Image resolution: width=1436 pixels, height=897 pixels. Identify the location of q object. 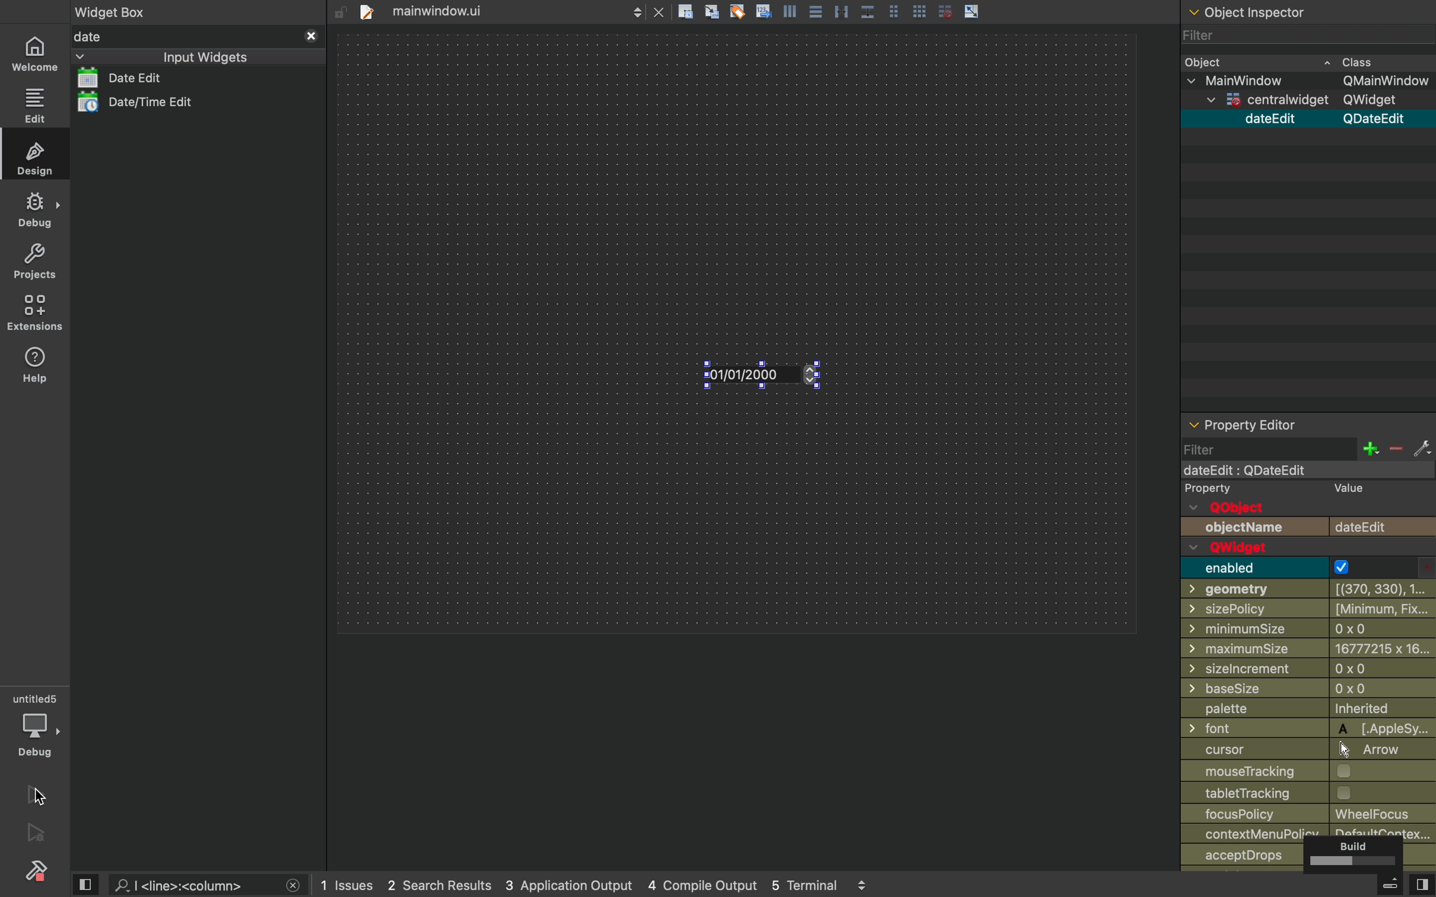
(1236, 509).